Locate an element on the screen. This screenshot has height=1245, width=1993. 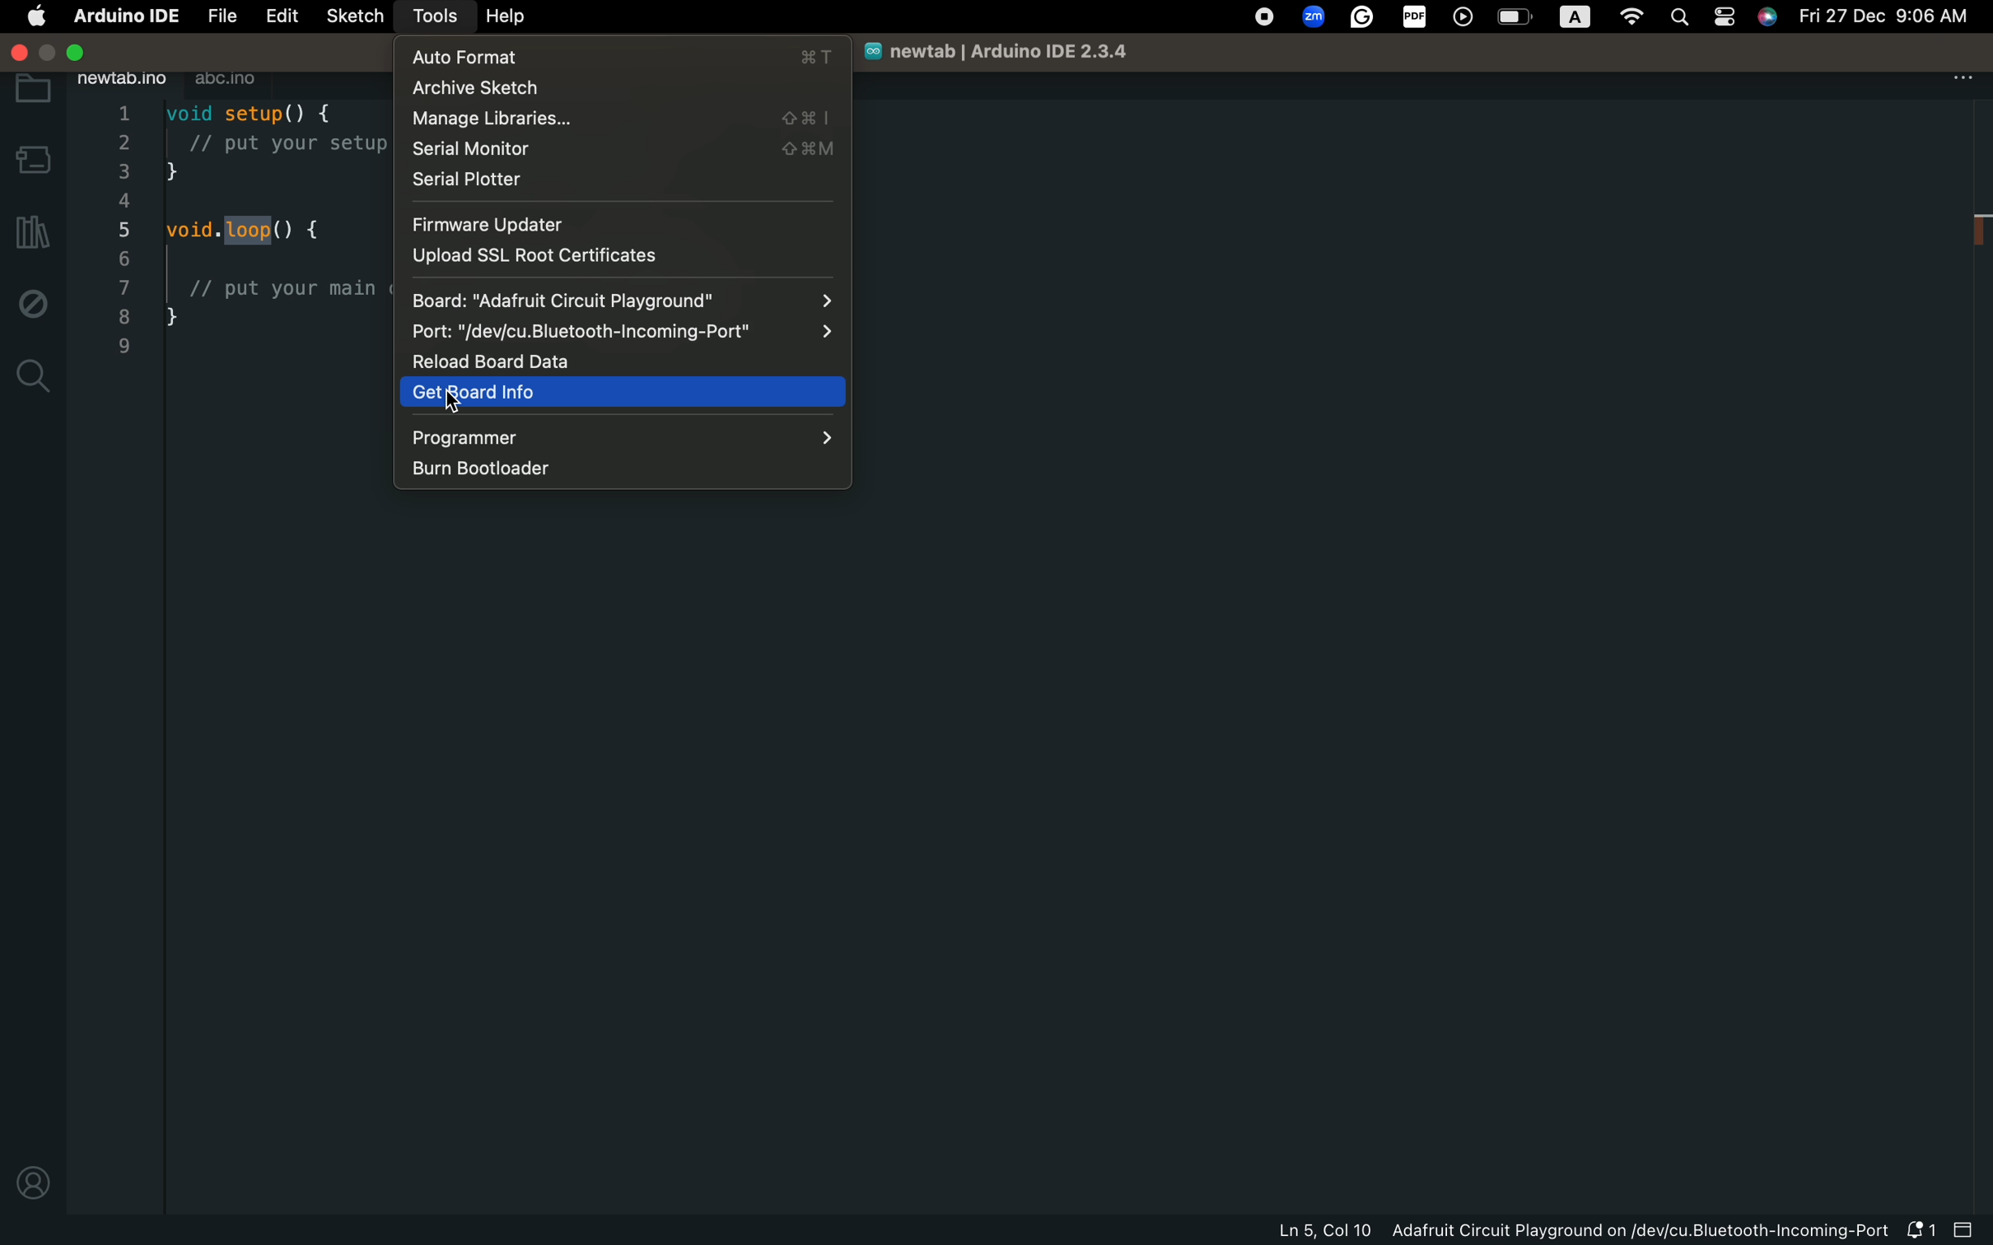
Siri is located at coordinates (1769, 18).